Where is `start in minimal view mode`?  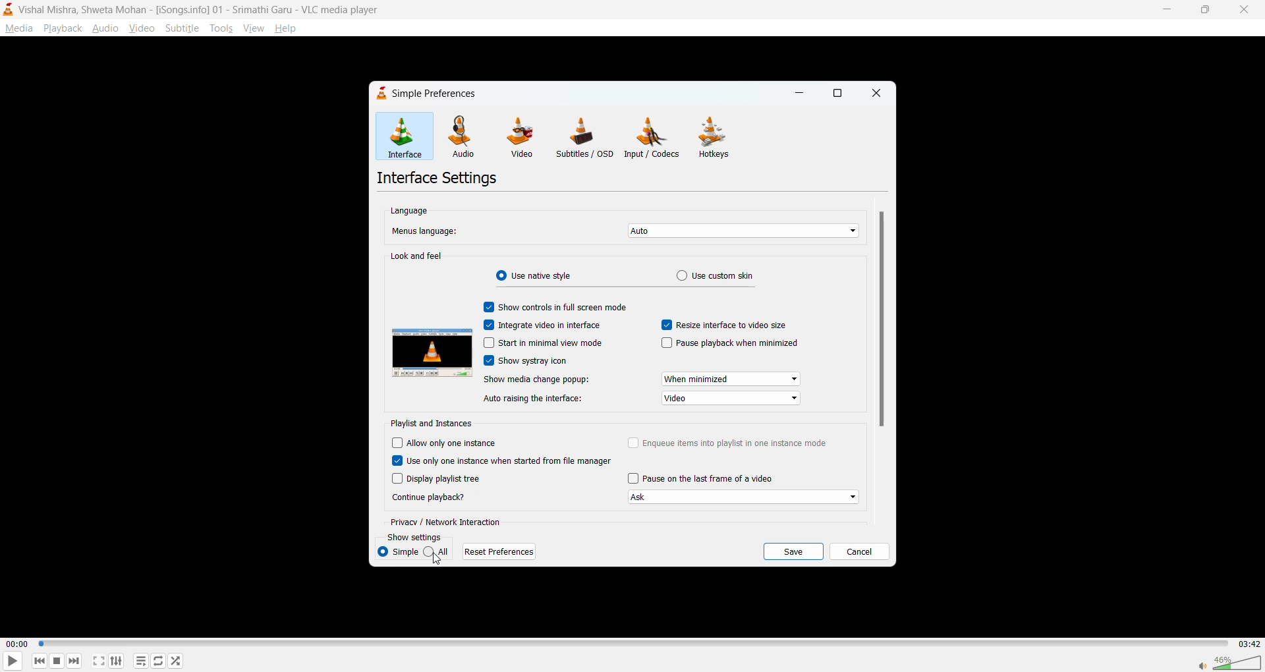 start in minimal view mode is located at coordinates (542, 344).